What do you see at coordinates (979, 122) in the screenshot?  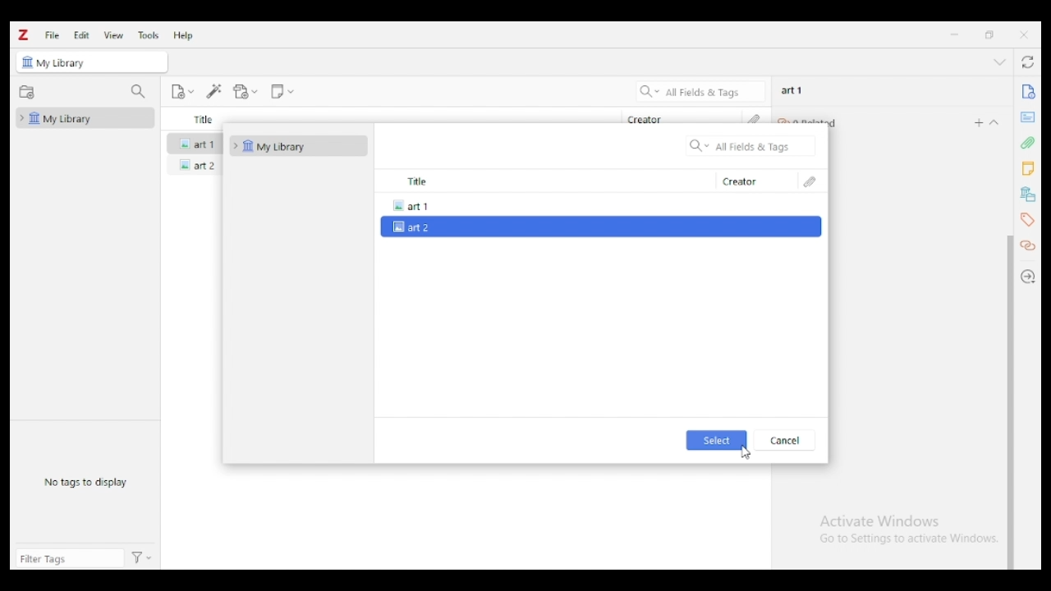 I see `add` at bounding box center [979, 122].